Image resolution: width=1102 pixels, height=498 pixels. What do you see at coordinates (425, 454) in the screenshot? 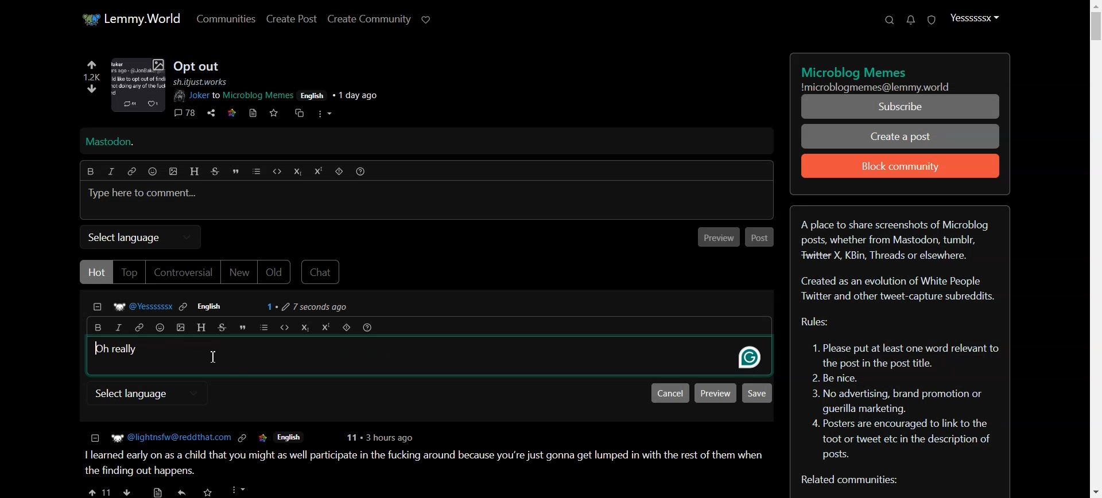
I see `posts` at bounding box center [425, 454].